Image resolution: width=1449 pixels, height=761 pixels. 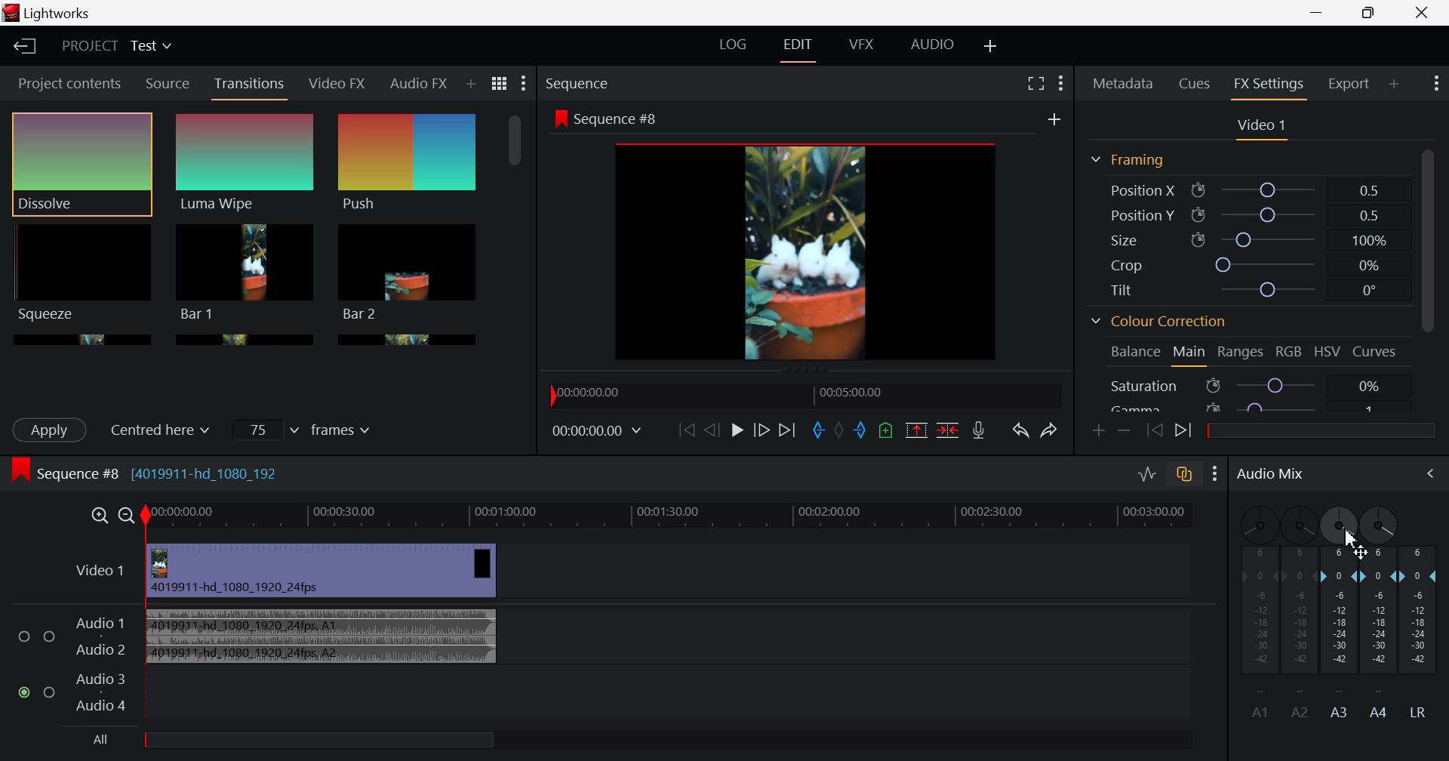 What do you see at coordinates (22, 44) in the screenshot?
I see `Back to Homepage` at bounding box center [22, 44].